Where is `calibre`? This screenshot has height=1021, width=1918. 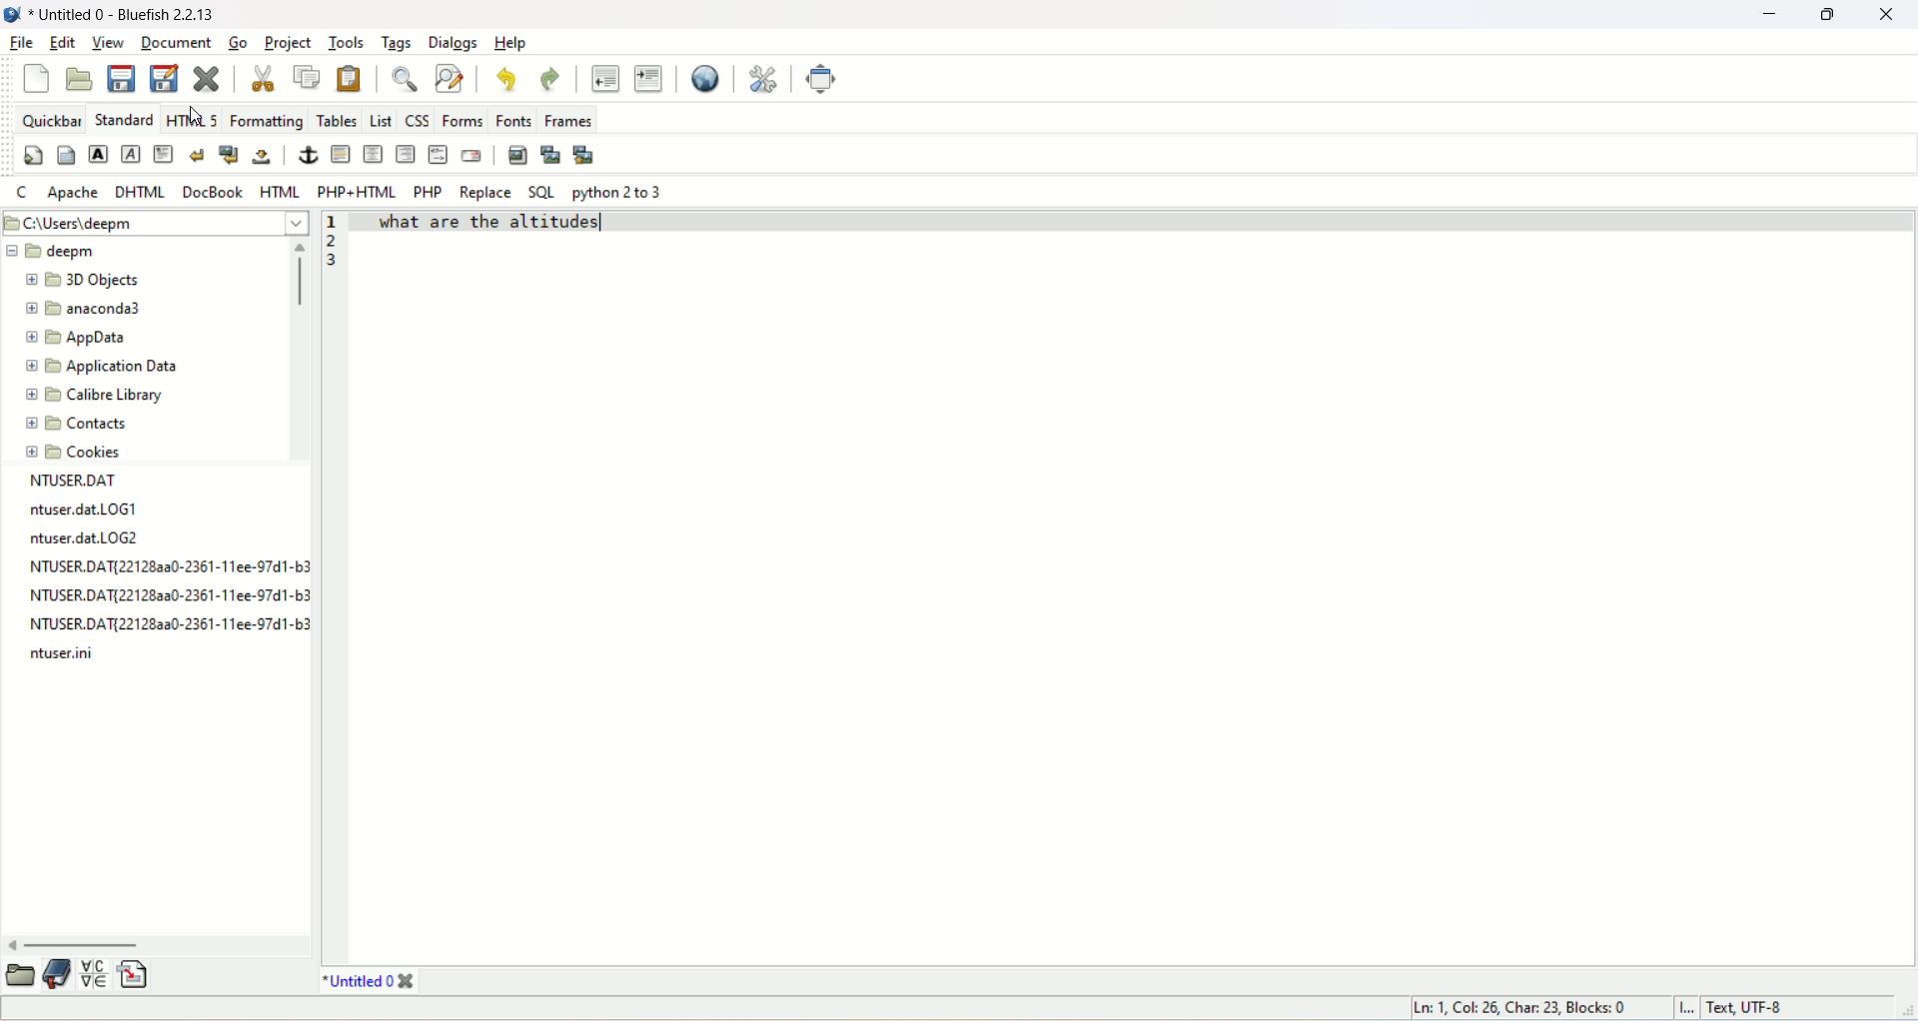
calibre is located at coordinates (96, 397).